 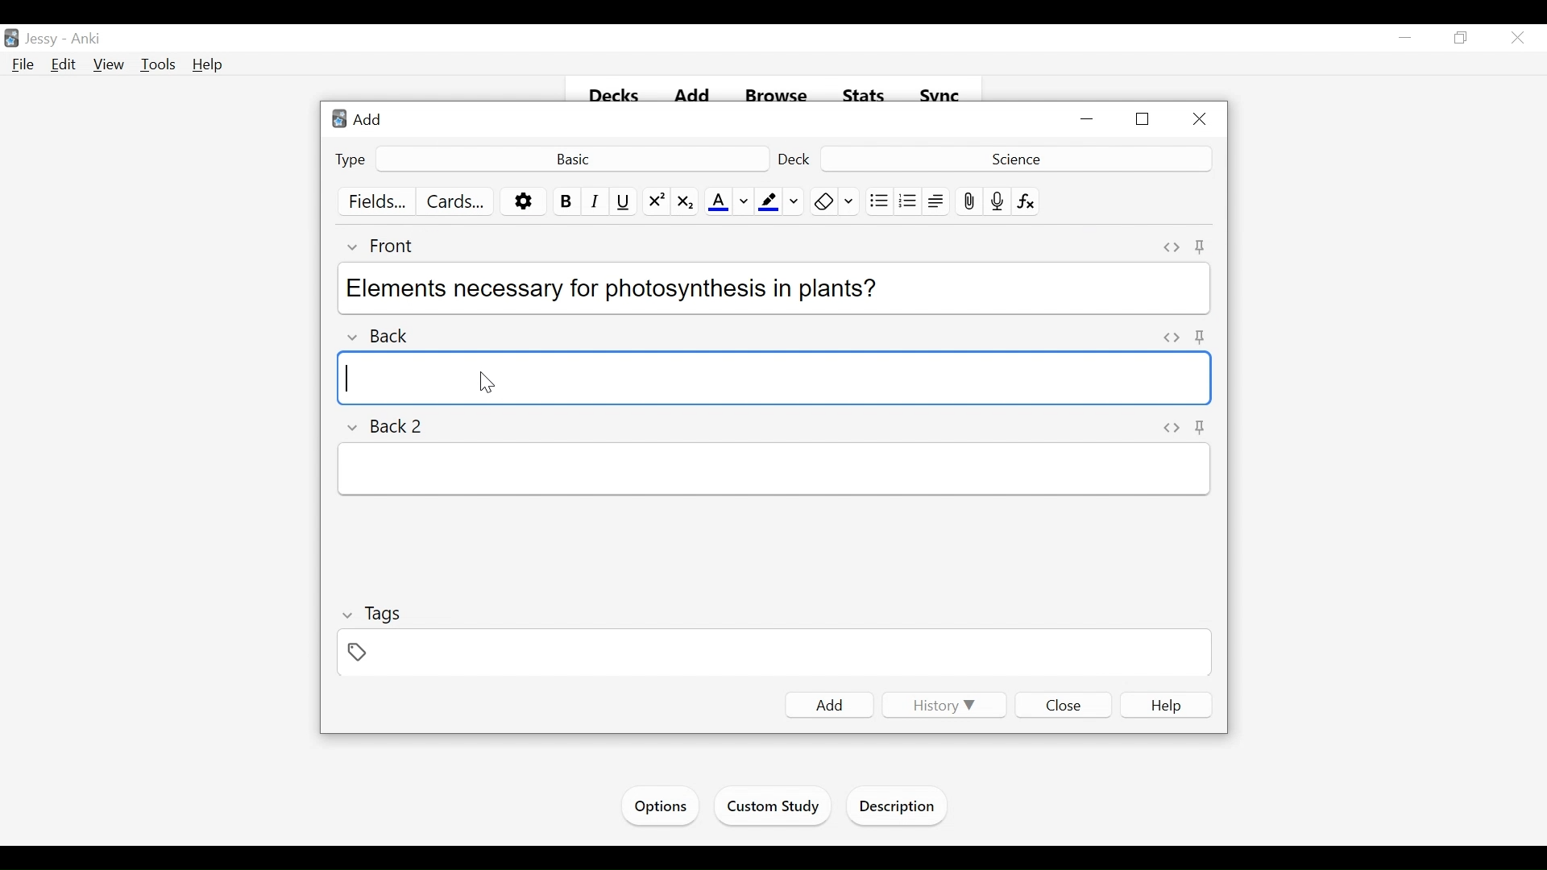 What do you see at coordinates (1168, 338) in the screenshot?
I see `Toggle HTML editor` at bounding box center [1168, 338].